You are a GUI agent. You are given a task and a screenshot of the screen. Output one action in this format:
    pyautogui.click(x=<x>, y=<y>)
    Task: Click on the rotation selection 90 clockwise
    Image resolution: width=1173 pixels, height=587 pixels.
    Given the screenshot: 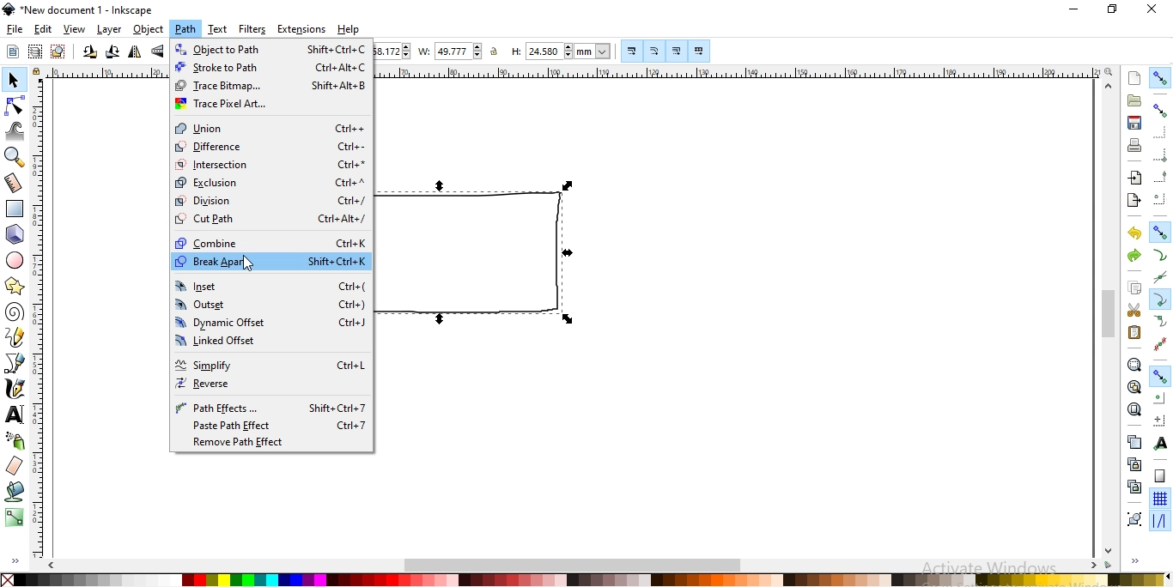 What is the action you would take?
    pyautogui.click(x=113, y=51)
    